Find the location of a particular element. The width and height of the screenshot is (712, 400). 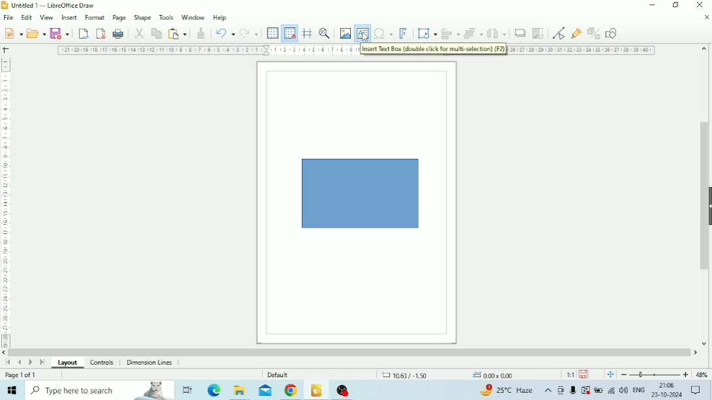

Scroll to previous page is located at coordinates (20, 362).